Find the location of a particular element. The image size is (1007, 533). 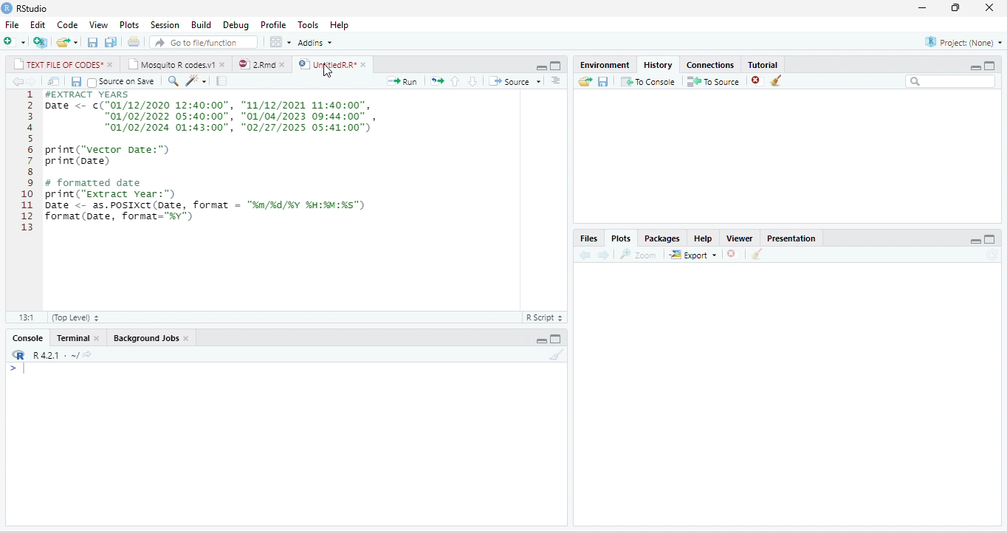

forward is located at coordinates (603, 255).